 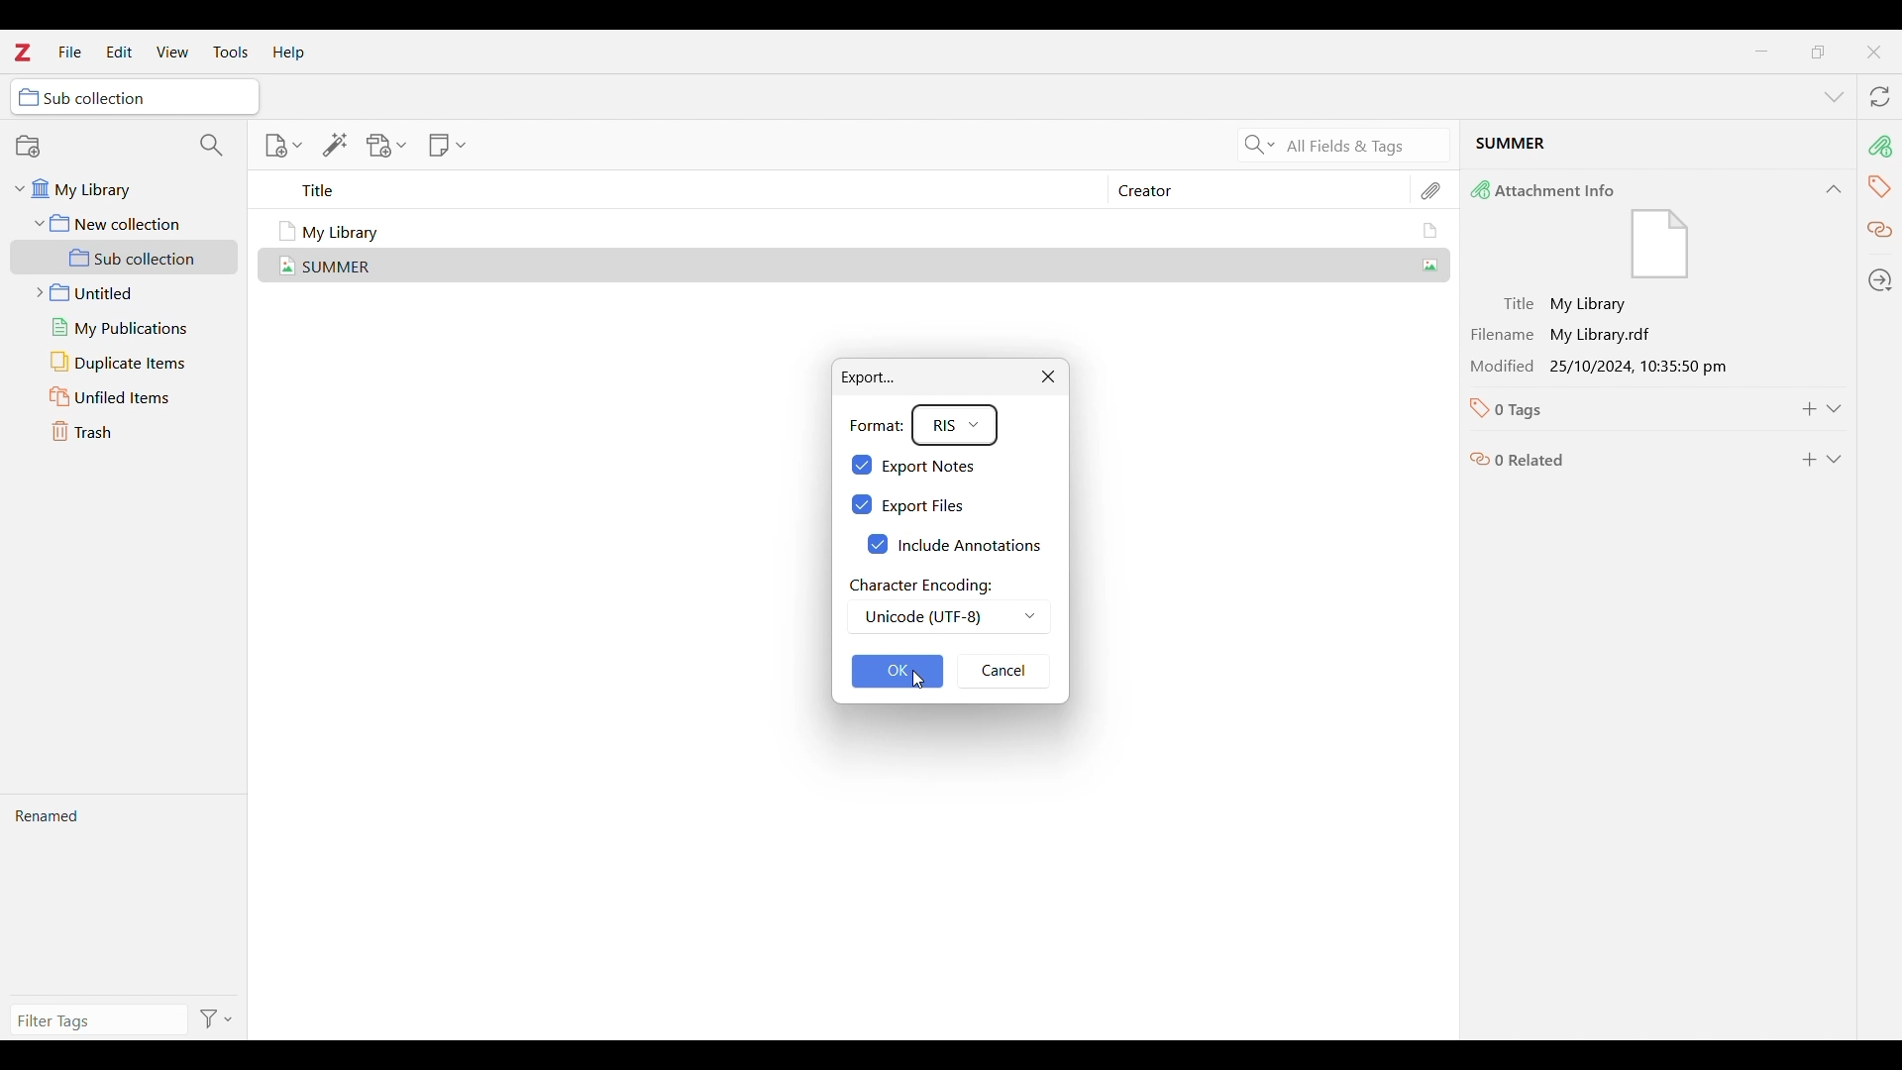 I want to click on Duplicate items, so click(x=127, y=362).